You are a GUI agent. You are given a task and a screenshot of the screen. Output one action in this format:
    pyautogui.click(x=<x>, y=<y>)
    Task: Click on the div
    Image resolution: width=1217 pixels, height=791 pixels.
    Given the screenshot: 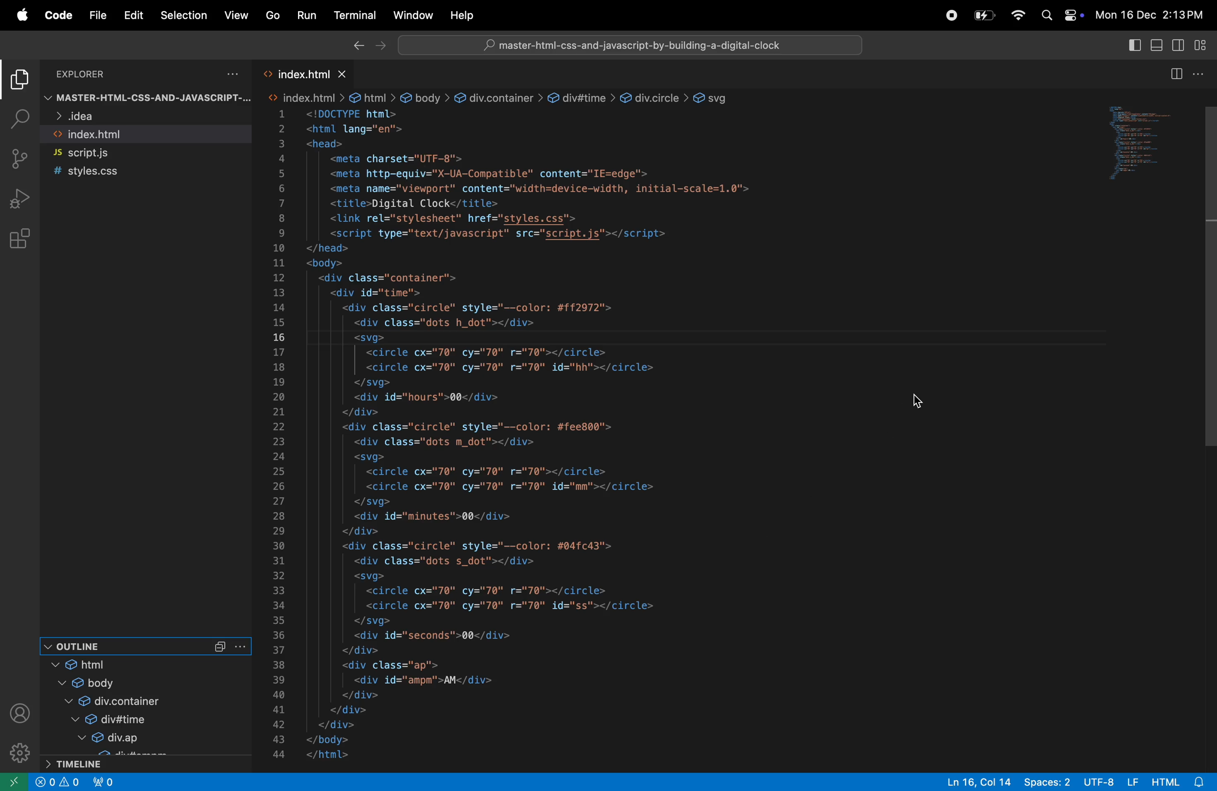 What is the action you would take?
    pyautogui.click(x=581, y=98)
    